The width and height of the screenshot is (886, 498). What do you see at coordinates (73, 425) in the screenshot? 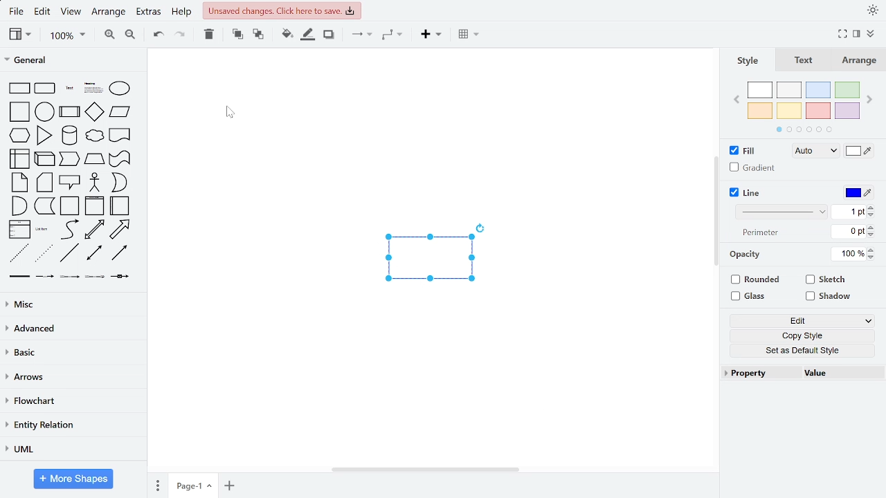
I see `entity relation` at bounding box center [73, 425].